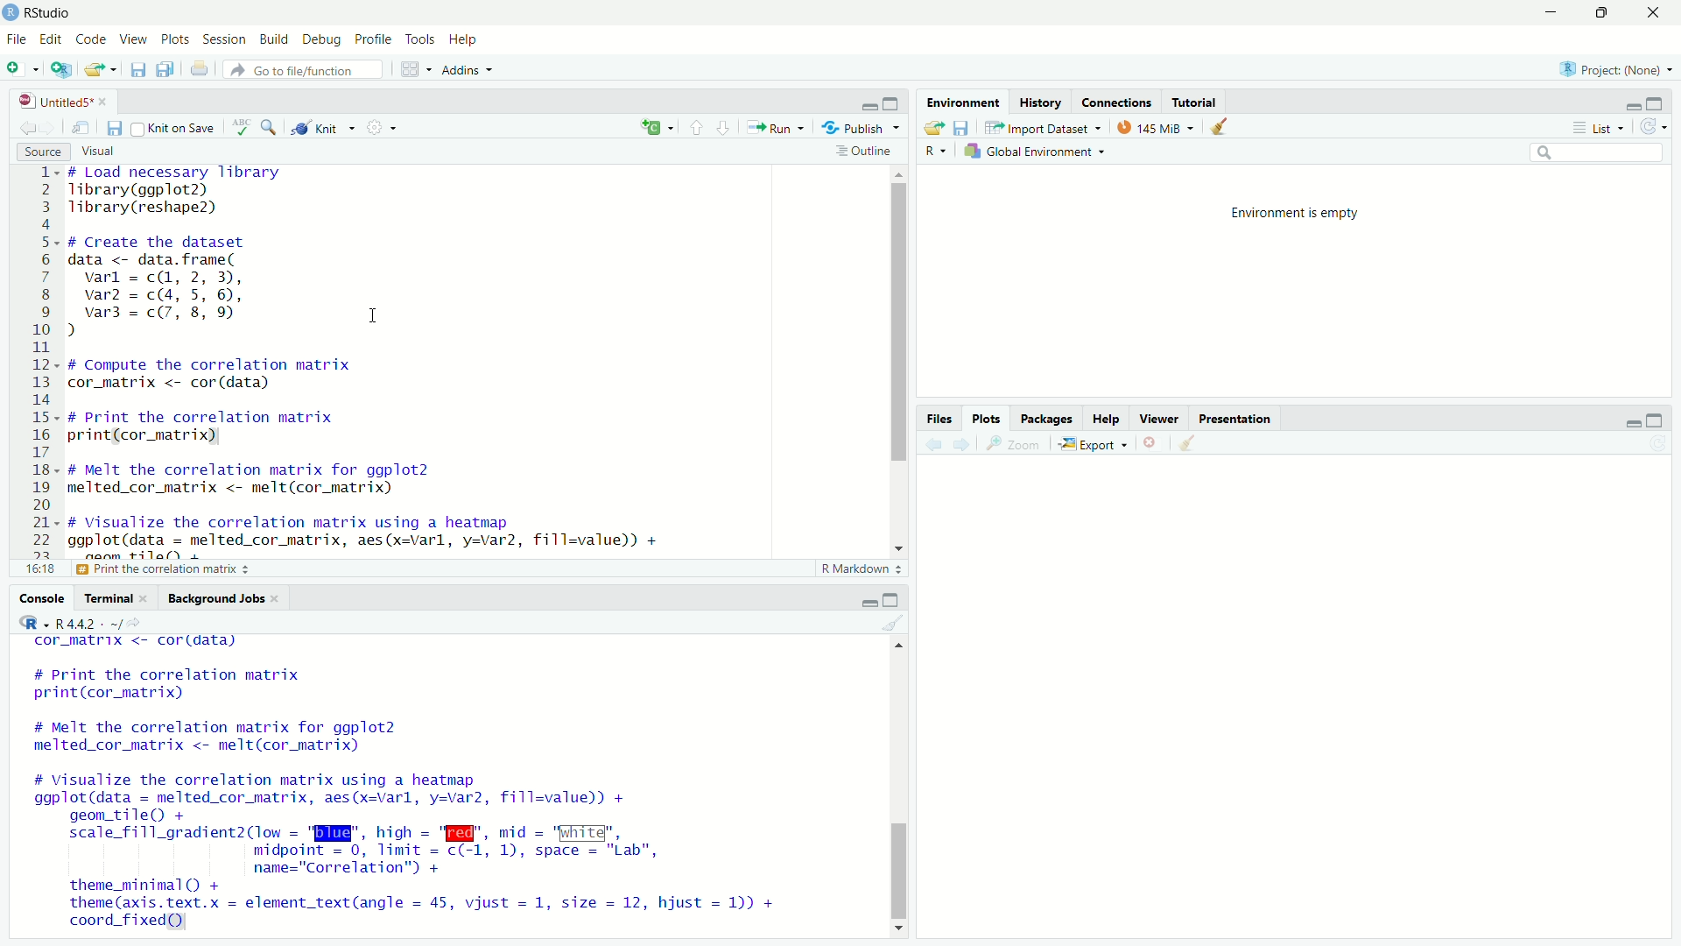  What do you see at coordinates (137, 69) in the screenshot?
I see `save current file` at bounding box center [137, 69].